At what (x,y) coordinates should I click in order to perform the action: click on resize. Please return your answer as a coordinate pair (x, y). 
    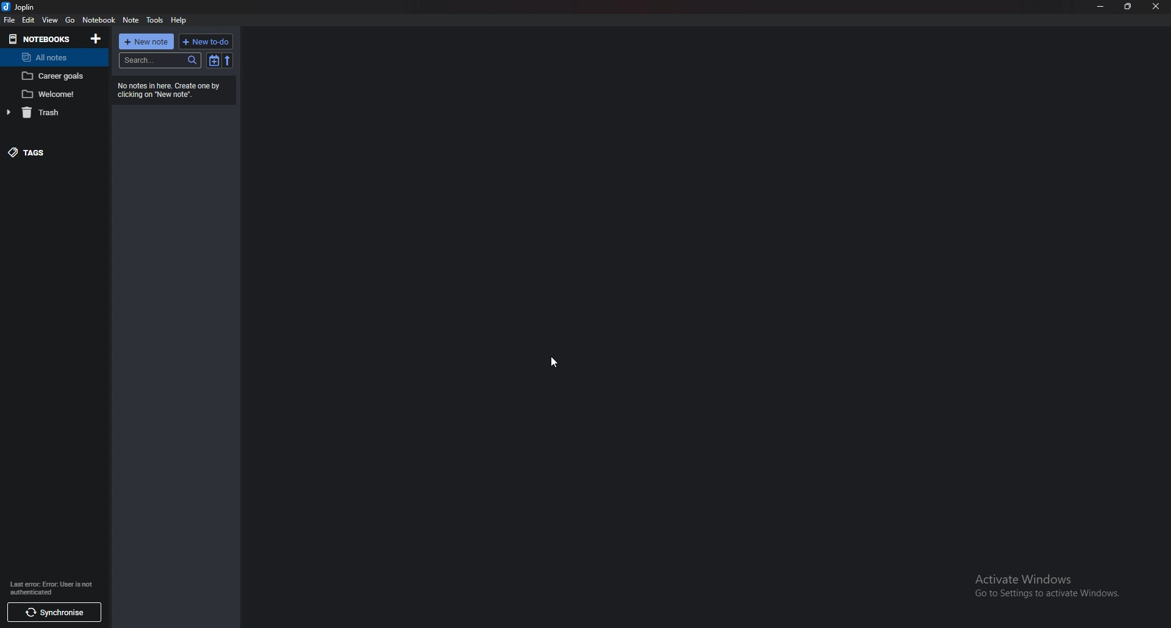
    Looking at the image, I should click on (1128, 7).